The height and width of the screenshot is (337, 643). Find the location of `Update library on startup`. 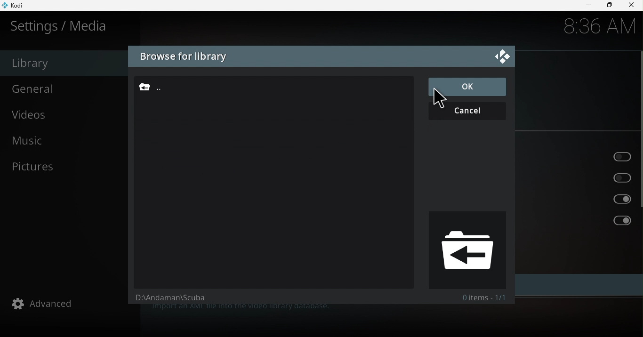

Update library on startup is located at coordinates (577, 155).